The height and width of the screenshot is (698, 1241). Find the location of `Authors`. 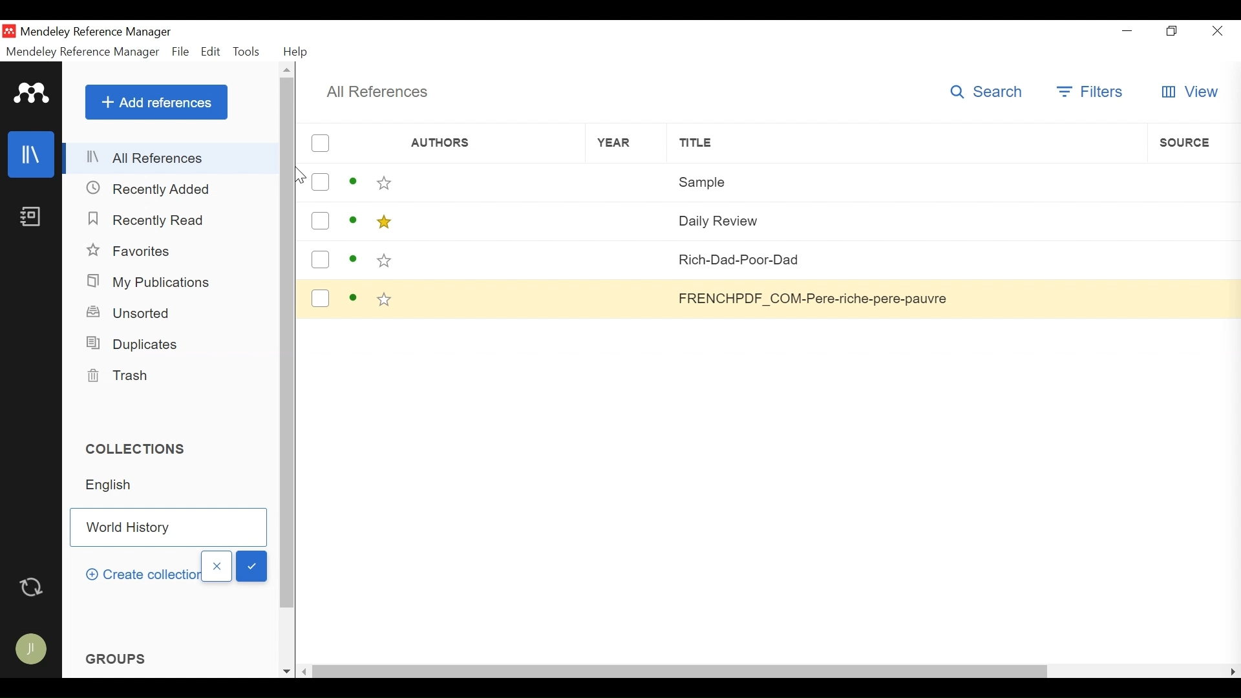

Authors is located at coordinates (493, 297).